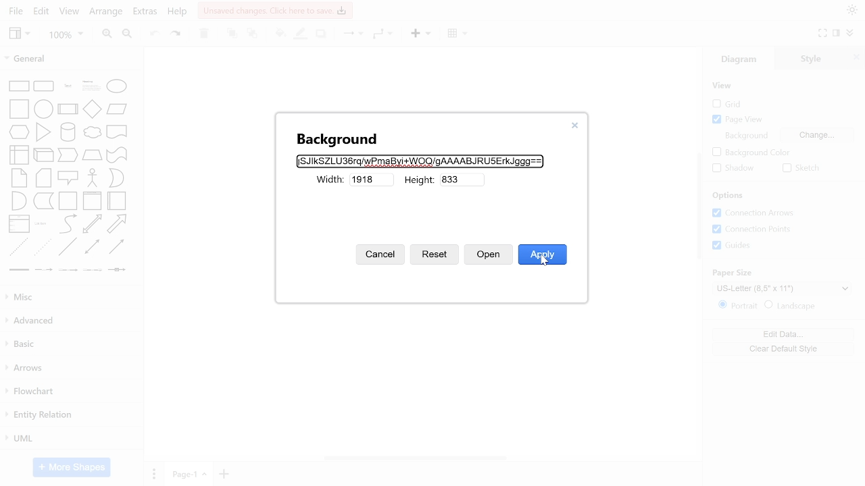  I want to click on general shapes, so click(18, 108).